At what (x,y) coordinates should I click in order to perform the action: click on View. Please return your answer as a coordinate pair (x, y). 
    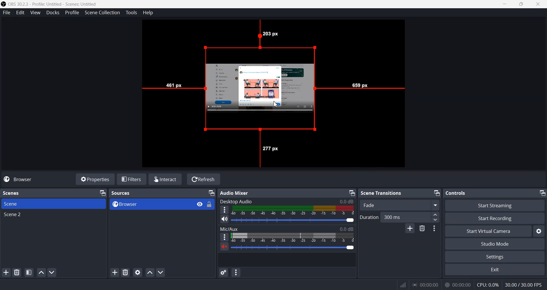
    Looking at the image, I should click on (197, 204).